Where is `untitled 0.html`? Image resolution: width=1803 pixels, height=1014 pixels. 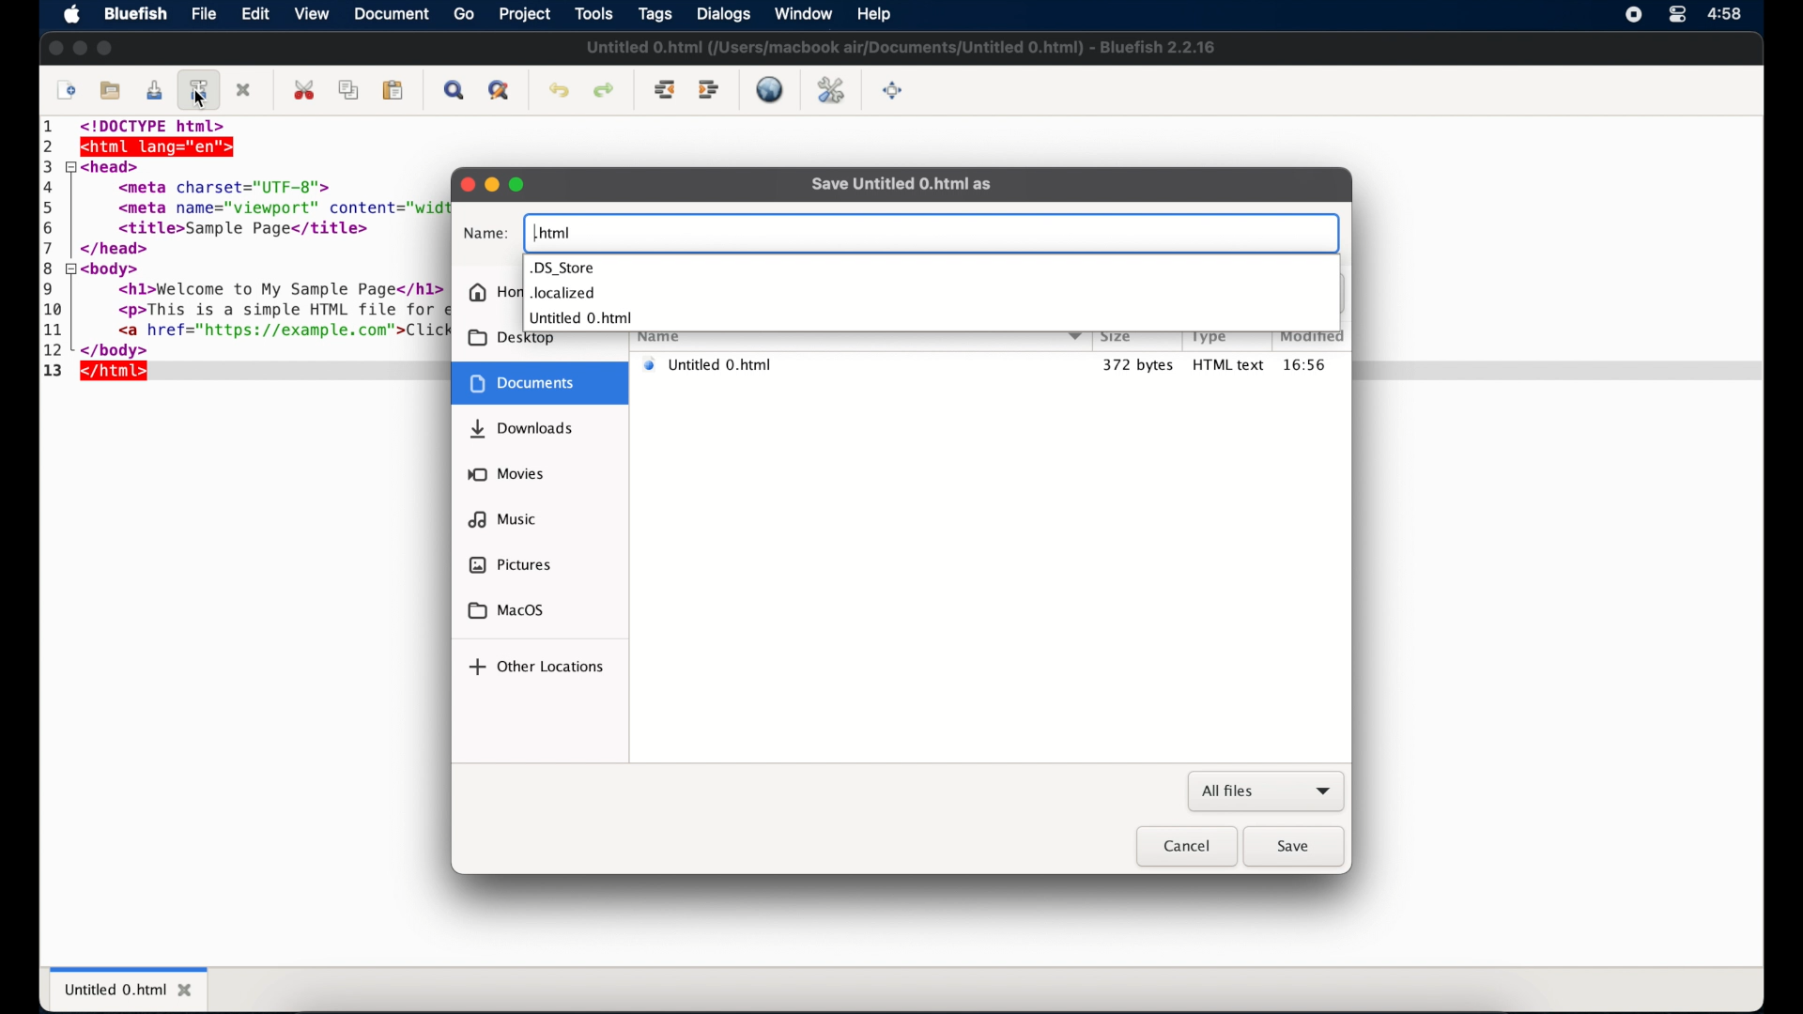 untitled 0.html is located at coordinates (581, 317).